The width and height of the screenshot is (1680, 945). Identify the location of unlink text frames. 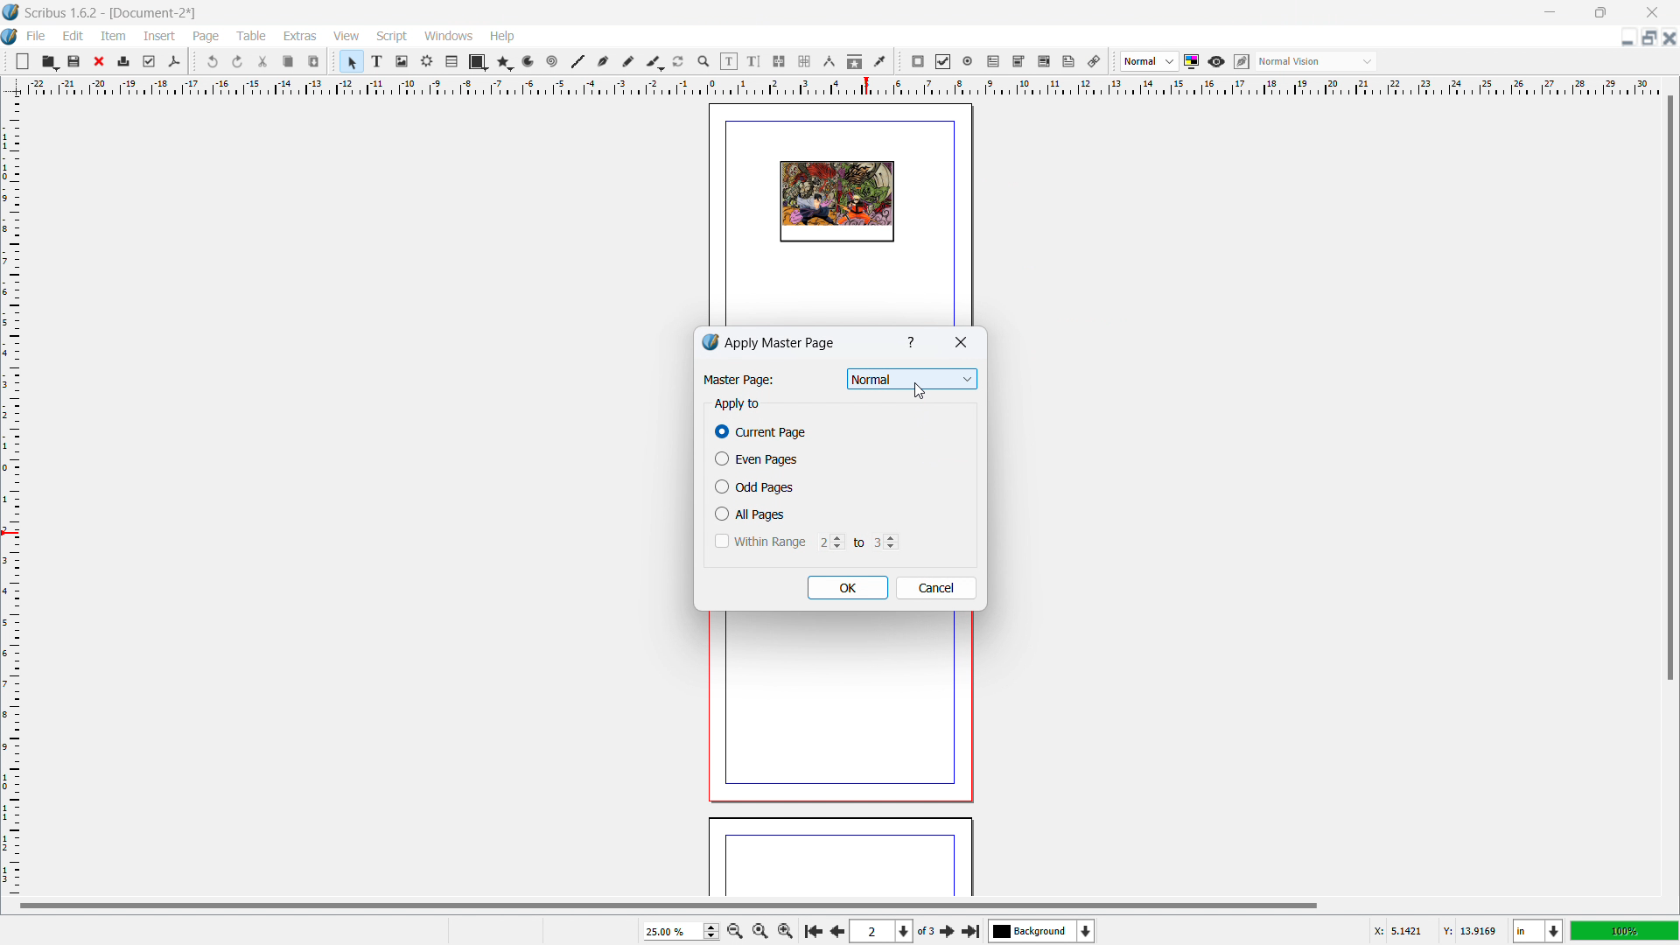
(804, 62).